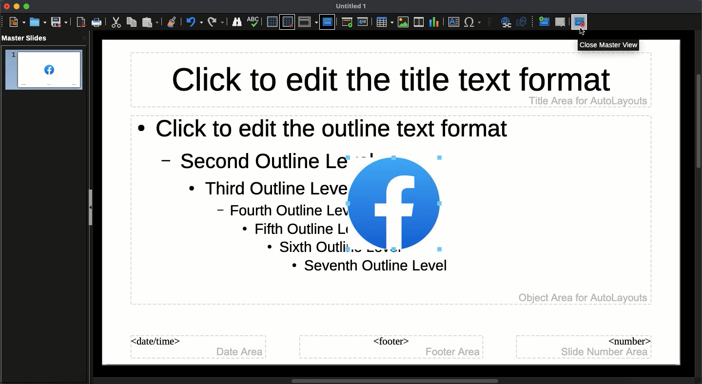 The height and width of the screenshot is (384, 702). Describe the element at coordinates (216, 22) in the screenshot. I see `Redo` at that location.